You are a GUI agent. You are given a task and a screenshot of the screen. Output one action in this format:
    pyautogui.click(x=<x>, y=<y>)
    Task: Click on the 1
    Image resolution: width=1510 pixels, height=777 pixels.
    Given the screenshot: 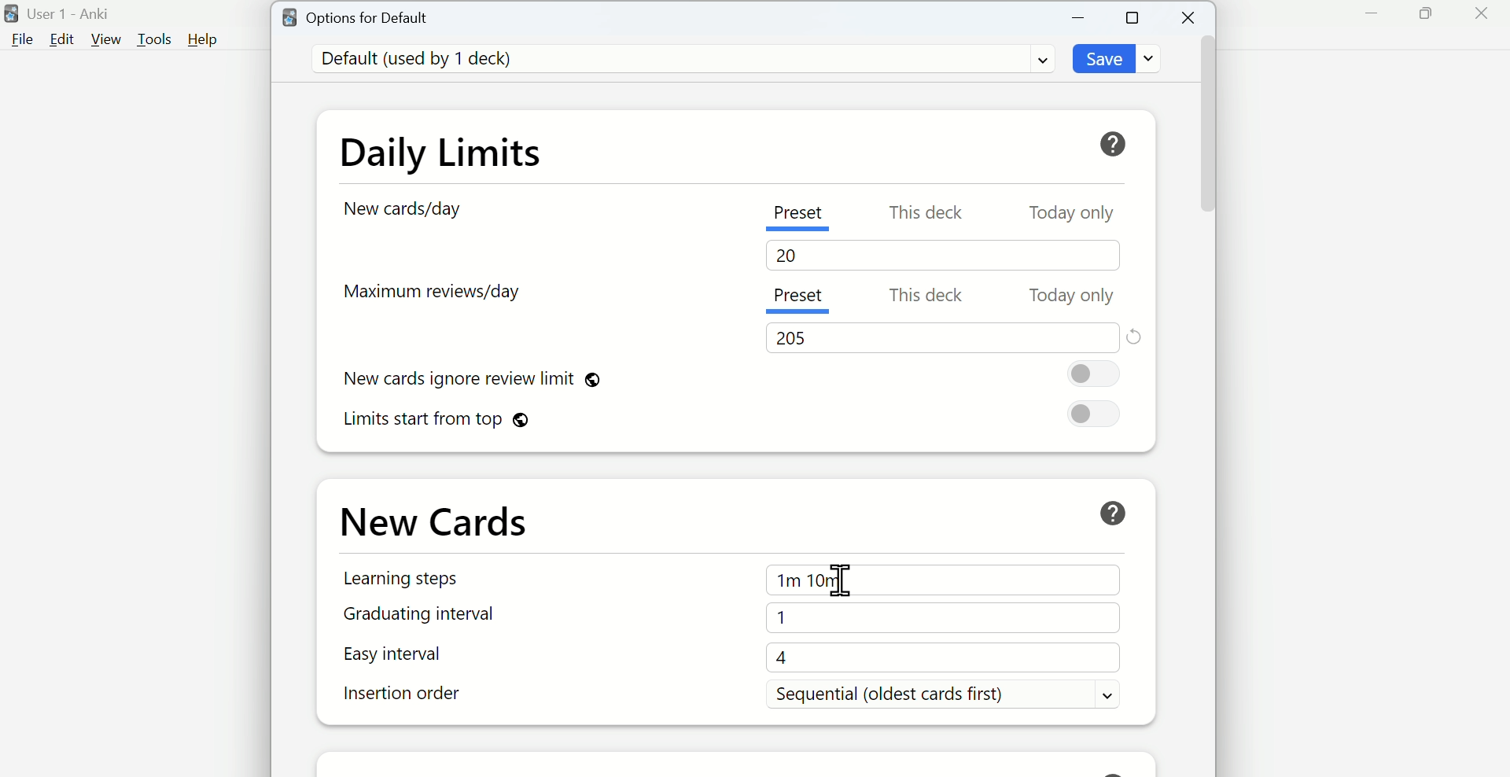 What is the action you would take?
    pyautogui.click(x=937, y=617)
    